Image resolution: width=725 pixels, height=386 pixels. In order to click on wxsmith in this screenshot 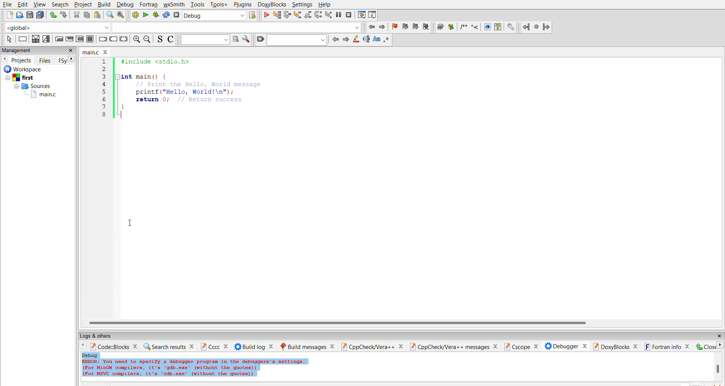, I will do `click(173, 5)`.